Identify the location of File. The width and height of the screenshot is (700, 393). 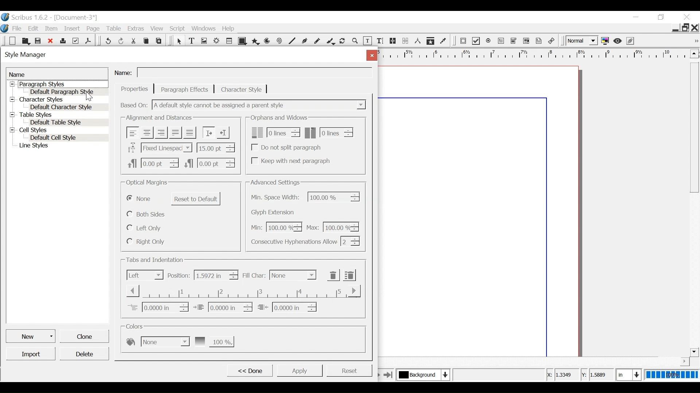
(17, 28).